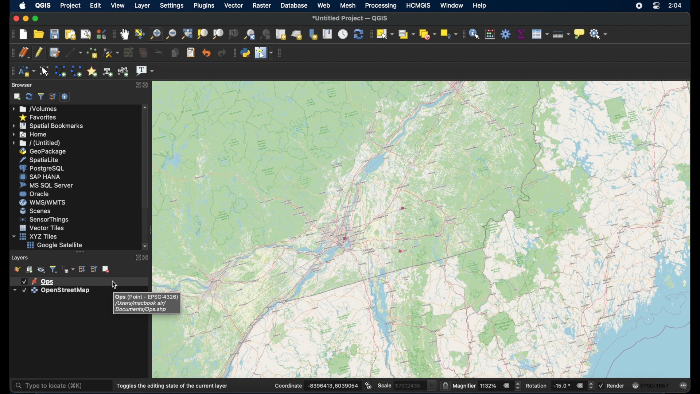  Describe the element at coordinates (514, 316) in the screenshot. I see `open street map` at that location.